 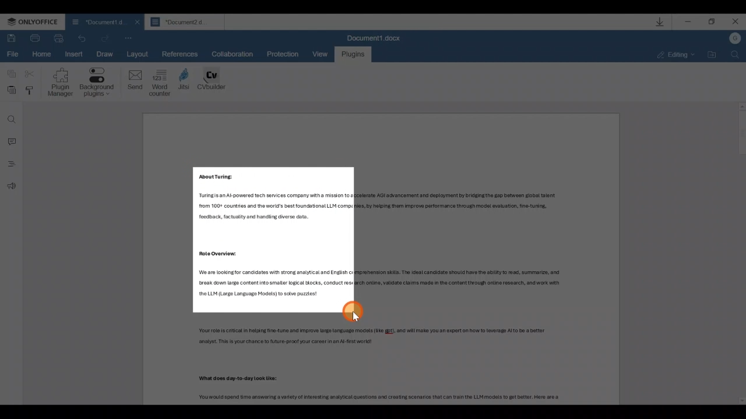 What do you see at coordinates (10, 91) in the screenshot?
I see `Paste` at bounding box center [10, 91].